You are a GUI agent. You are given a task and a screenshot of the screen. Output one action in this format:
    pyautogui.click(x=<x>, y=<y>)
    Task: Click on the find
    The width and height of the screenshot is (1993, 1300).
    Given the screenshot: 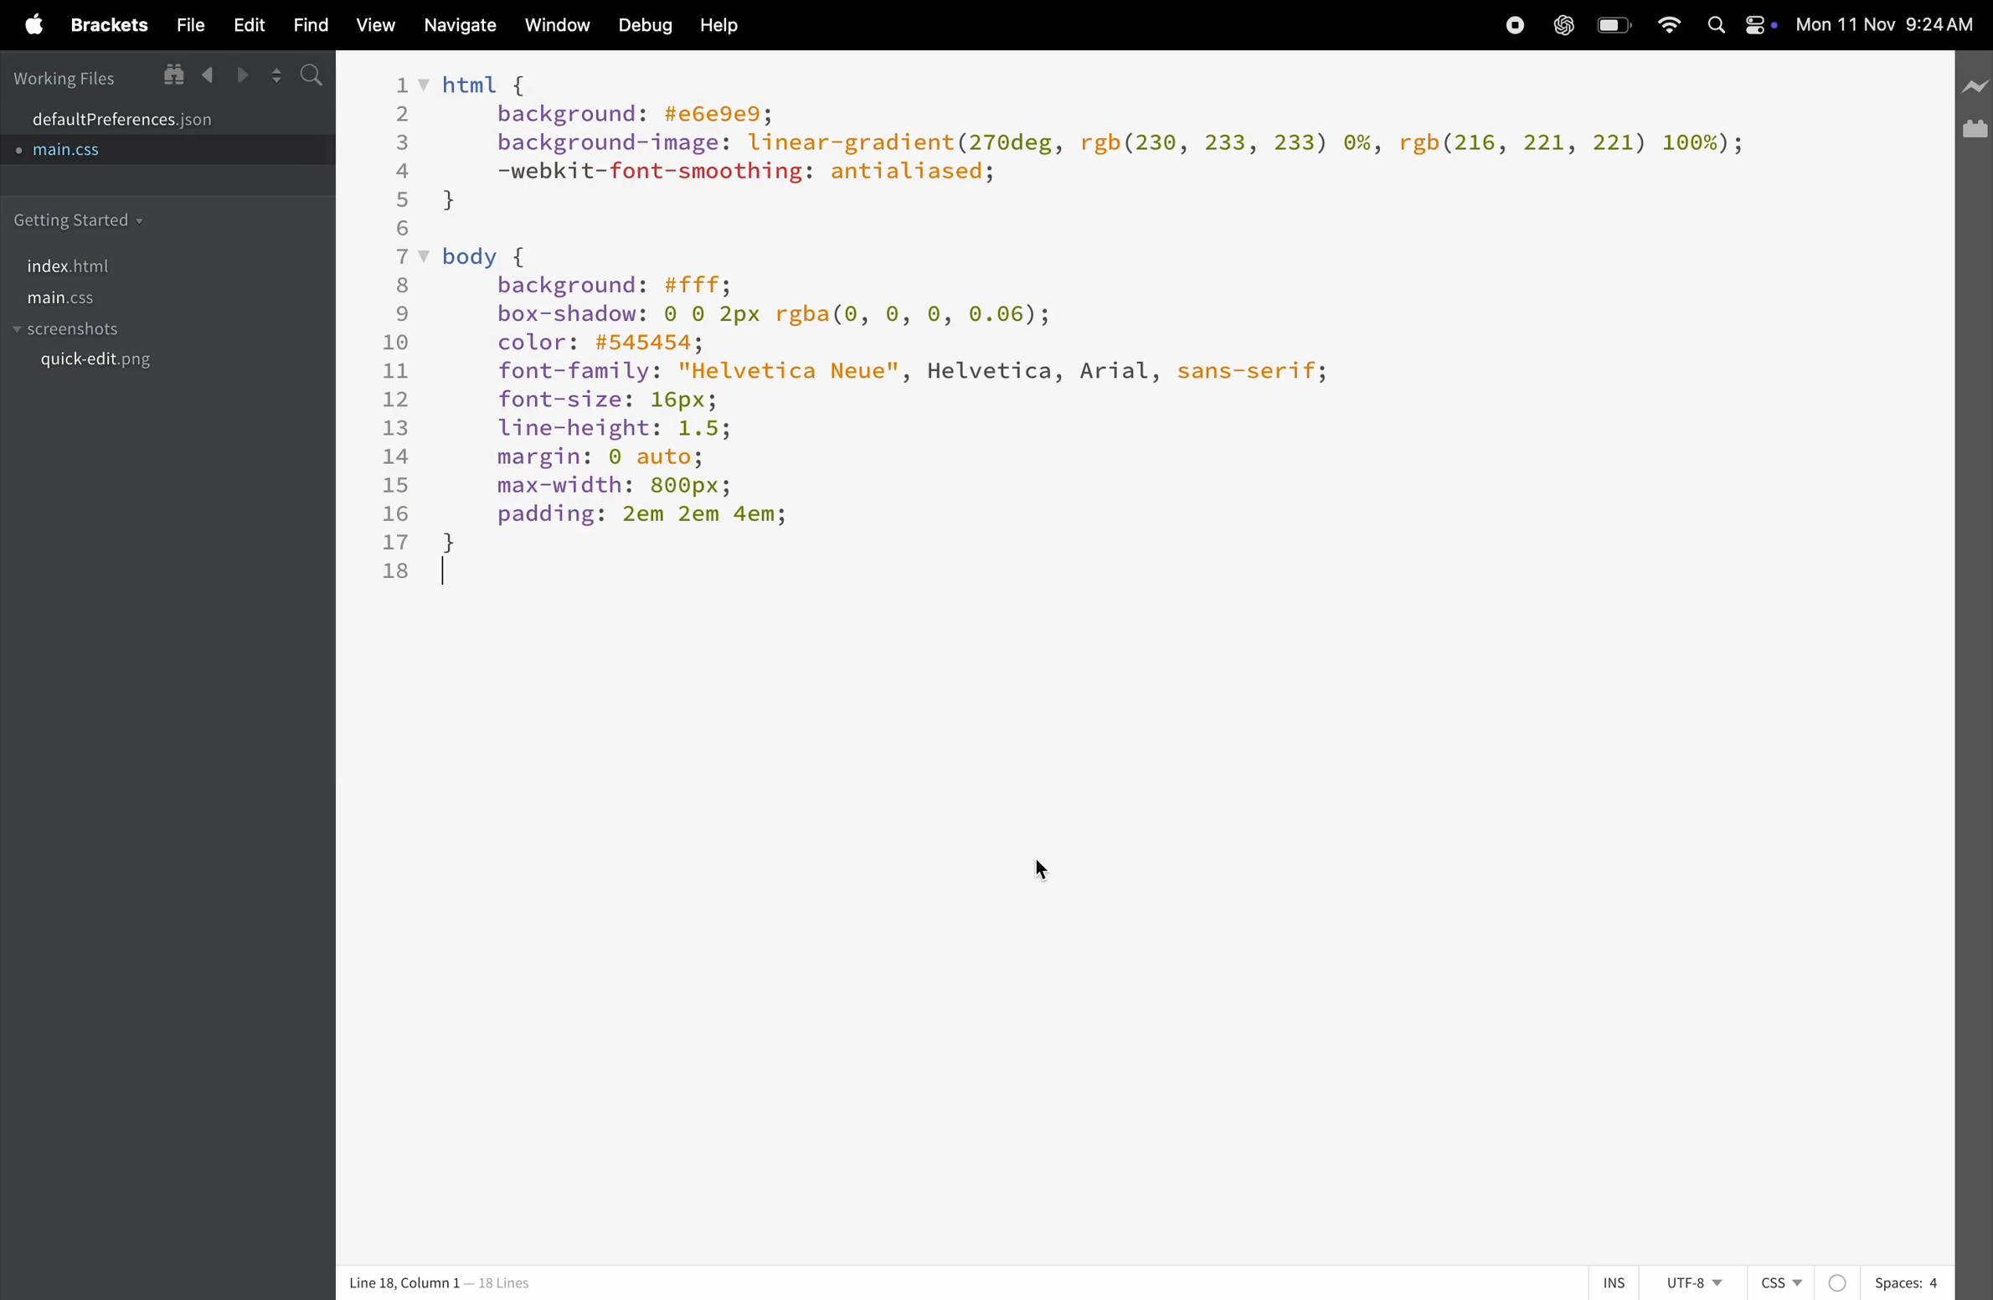 What is the action you would take?
    pyautogui.click(x=303, y=26)
    